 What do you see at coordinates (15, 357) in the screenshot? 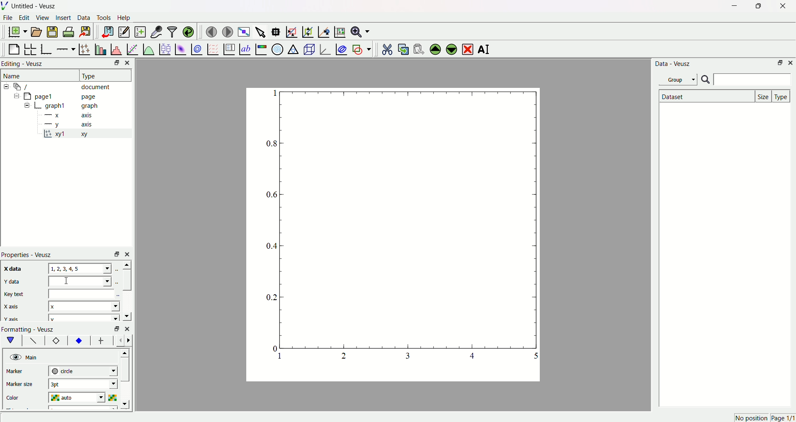
I see `hide/unhide` at bounding box center [15, 357].